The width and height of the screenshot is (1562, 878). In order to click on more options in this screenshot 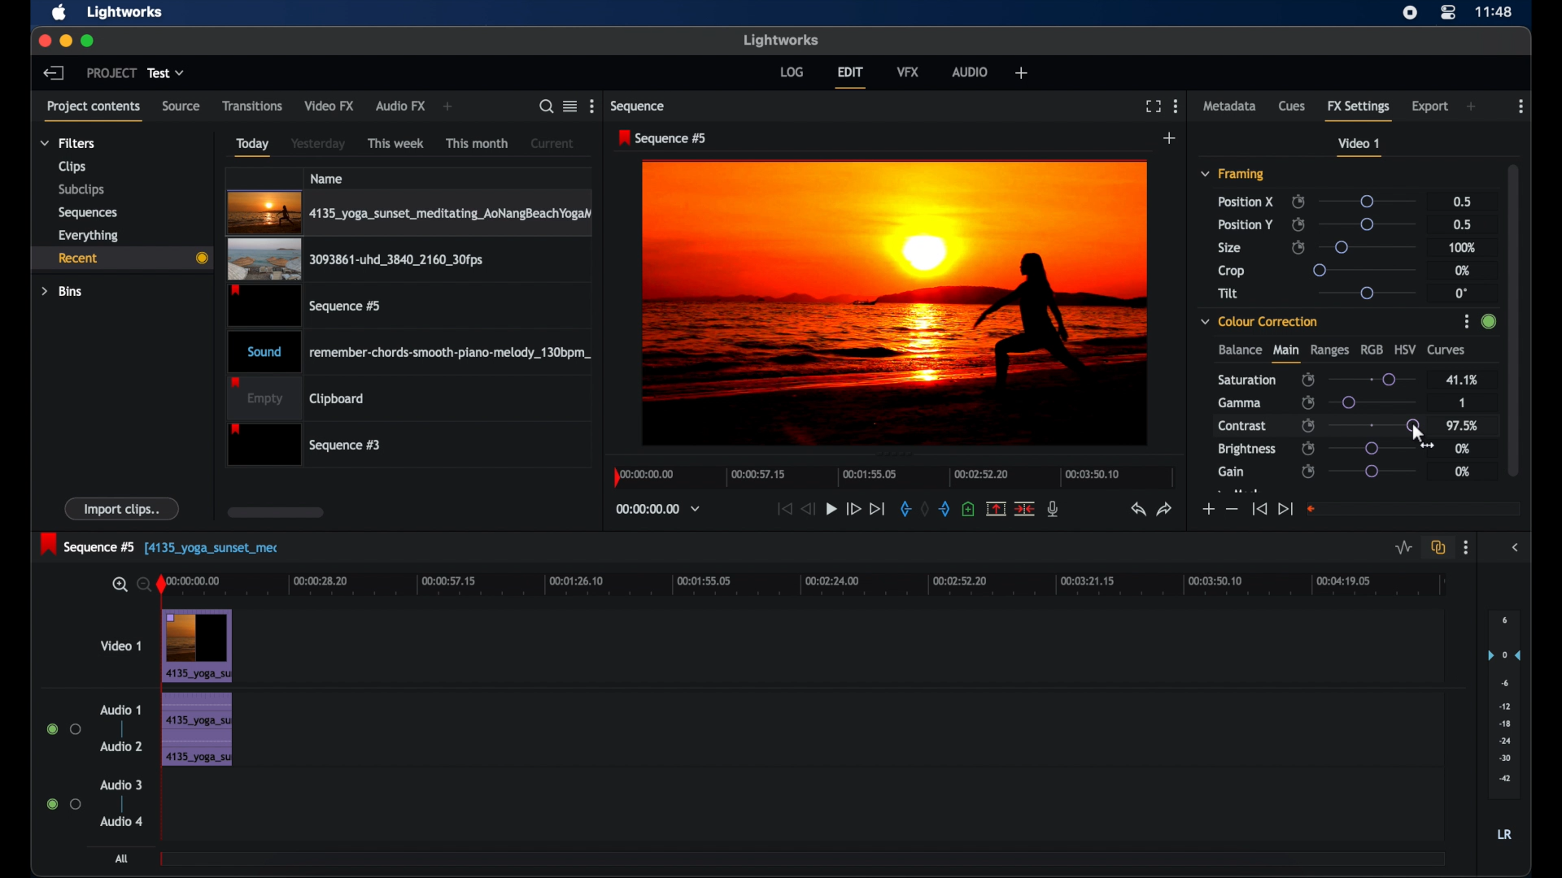, I will do `click(1521, 106)`.